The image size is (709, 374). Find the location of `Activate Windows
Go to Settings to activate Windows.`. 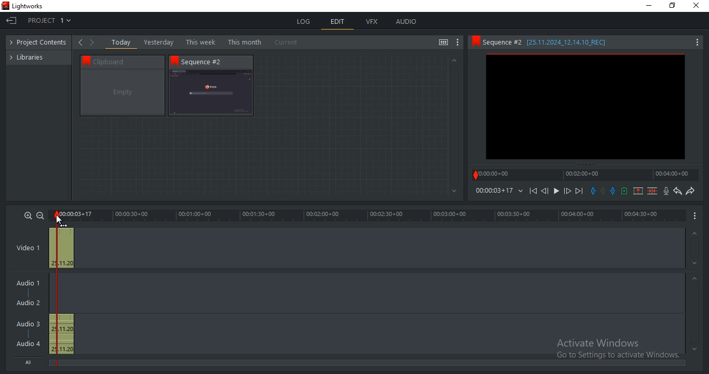

Activate Windows
Go to Settings to activate Windows. is located at coordinates (618, 350).